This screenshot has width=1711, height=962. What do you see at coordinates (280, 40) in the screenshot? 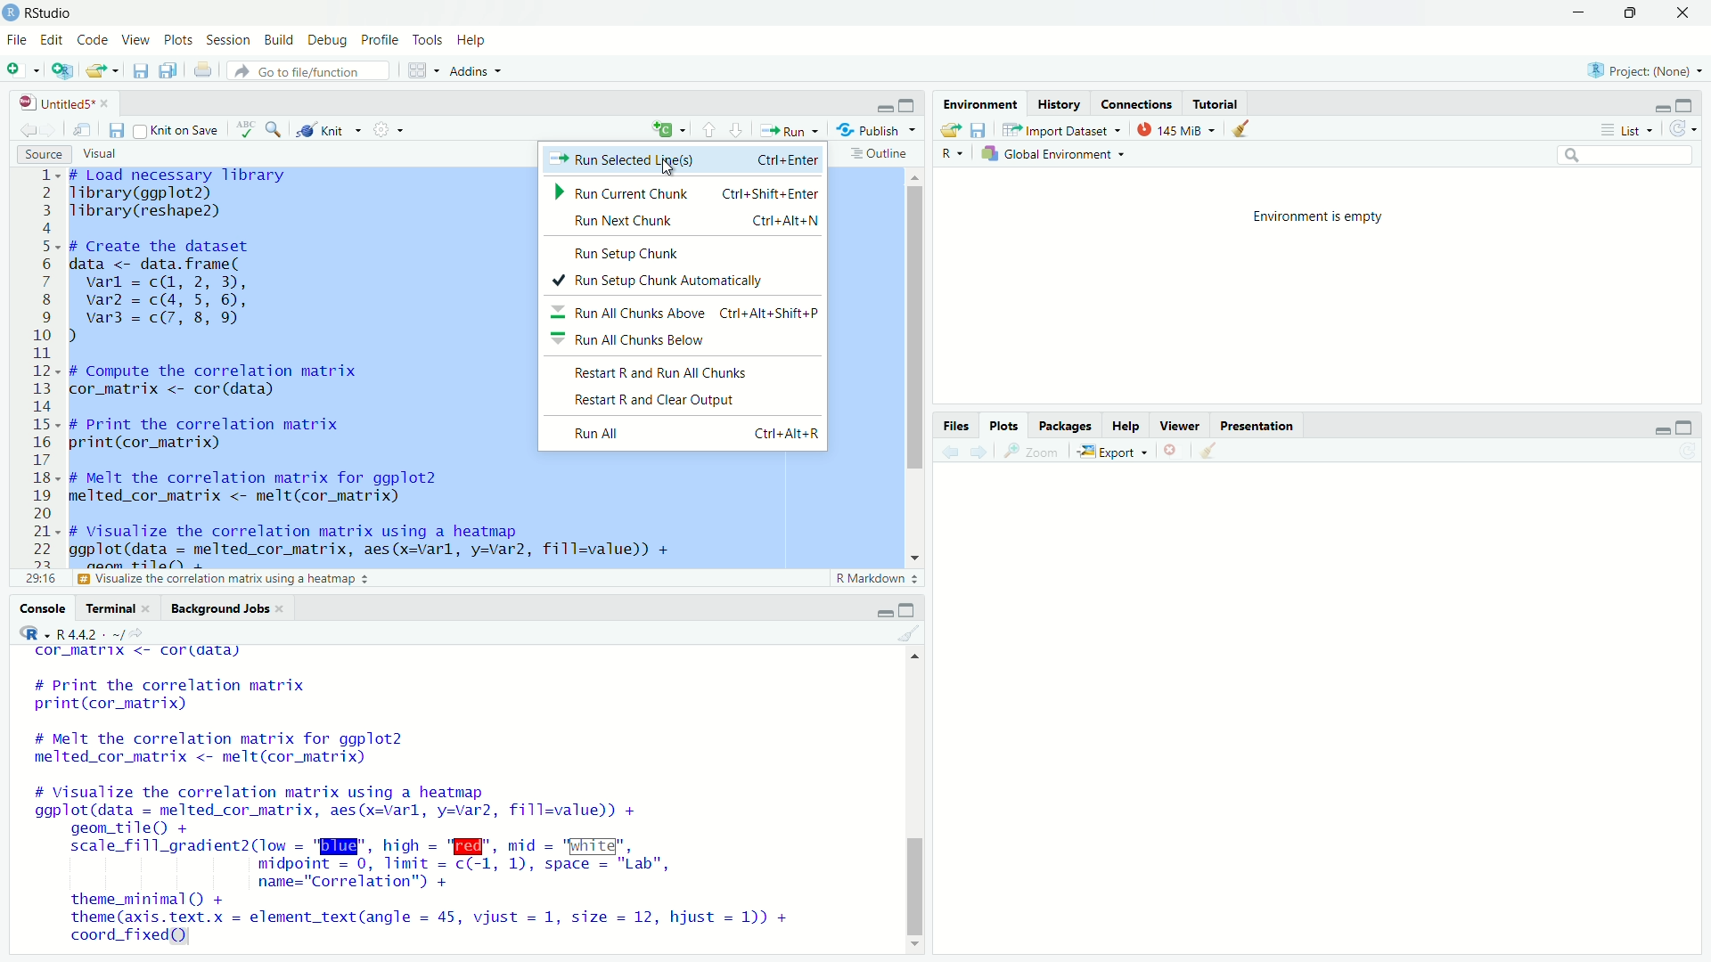
I see `build` at bounding box center [280, 40].